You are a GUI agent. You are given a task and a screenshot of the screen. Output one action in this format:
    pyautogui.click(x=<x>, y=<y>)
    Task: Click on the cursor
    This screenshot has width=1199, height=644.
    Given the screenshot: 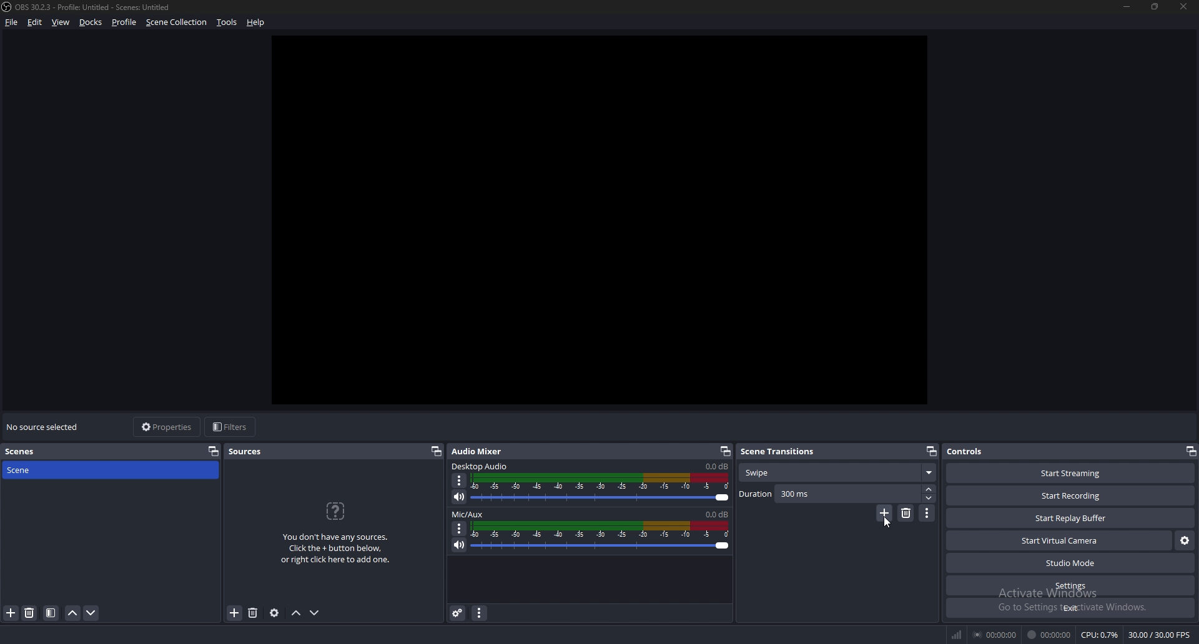 What is the action you would take?
    pyautogui.click(x=884, y=522)
    